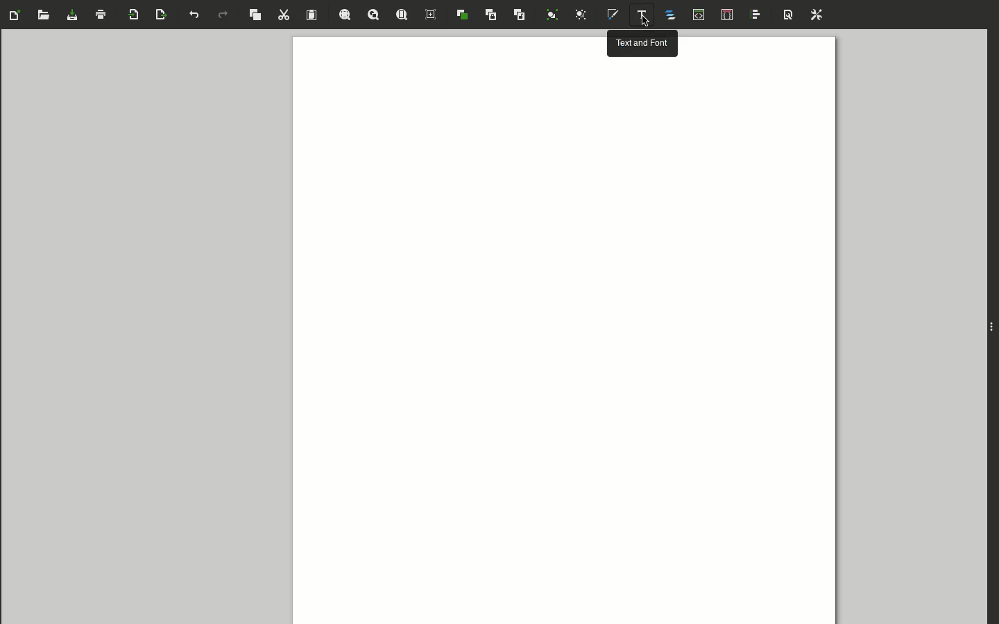 The image size is (999, 624). I want to click on Duplicate, so click(463, 15).